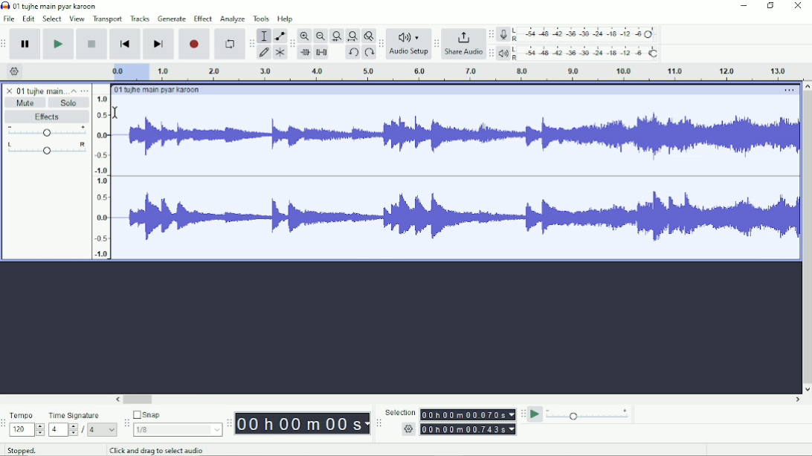  I want to click on Pan, so click(46, 149).